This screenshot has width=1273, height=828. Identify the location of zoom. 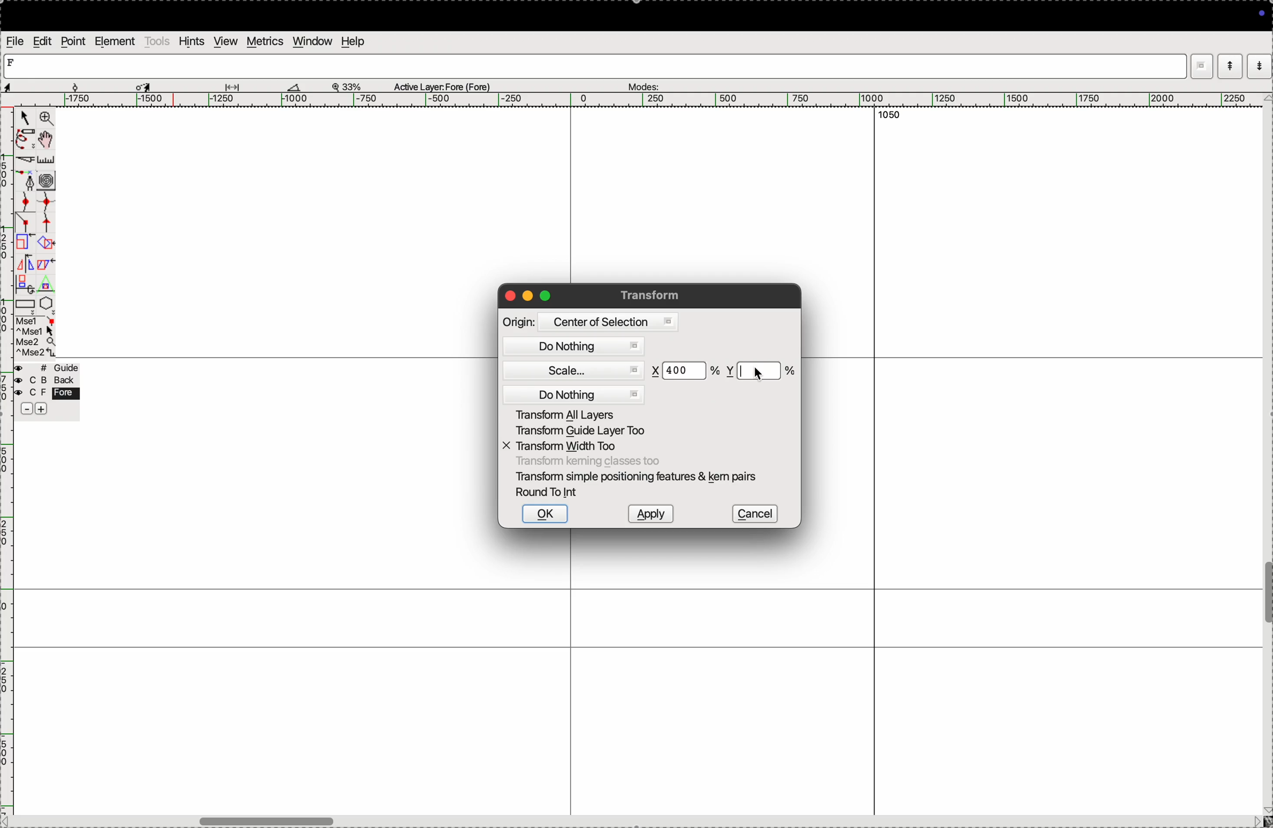
(47, 119).